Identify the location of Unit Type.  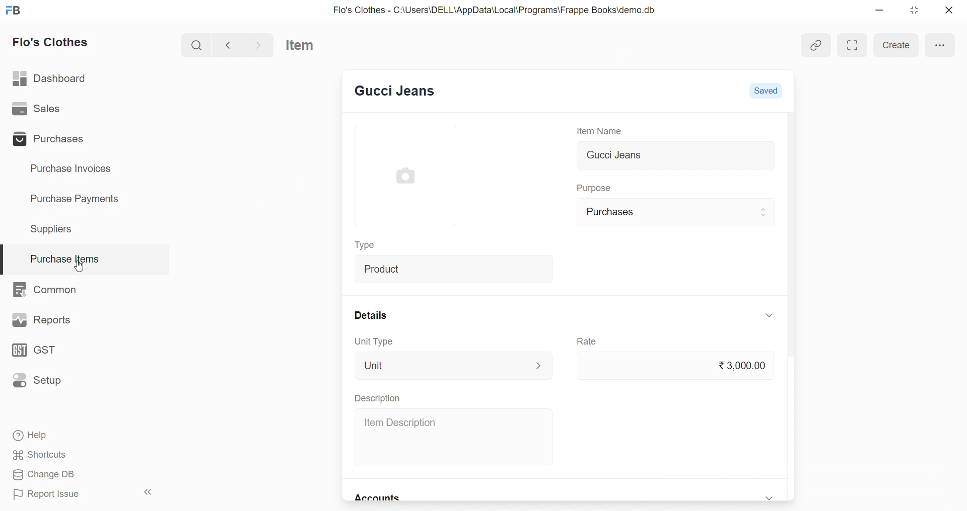
(373, 342).